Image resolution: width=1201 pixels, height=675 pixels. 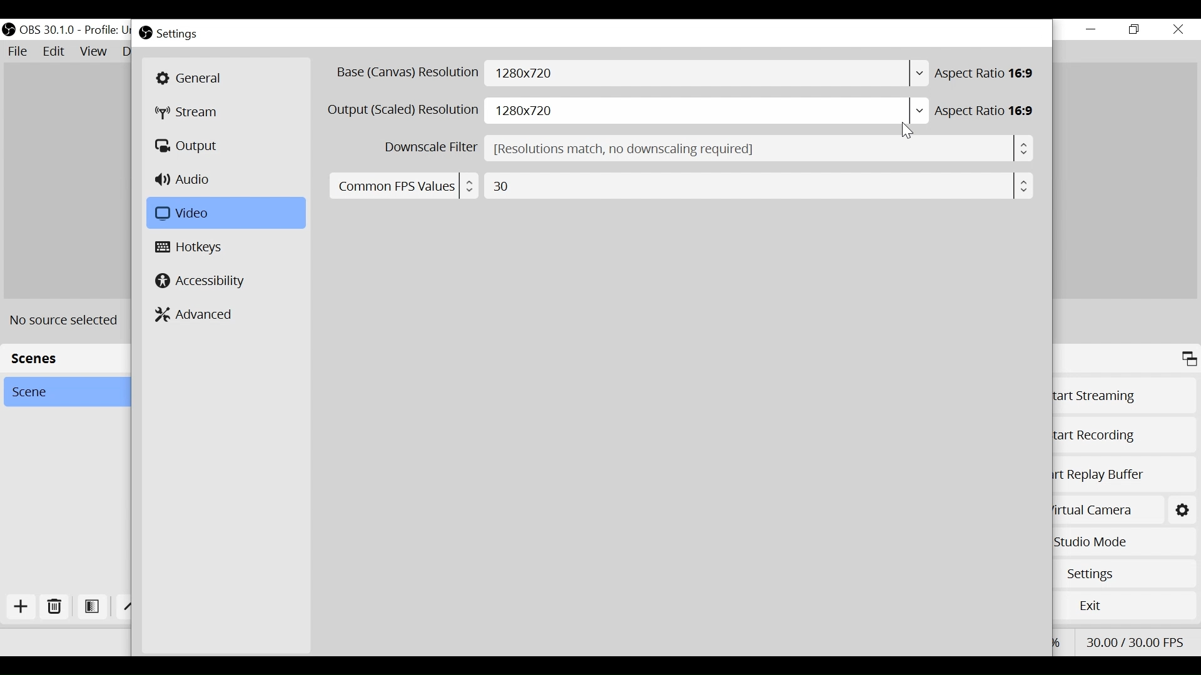 I want to click on OBS Studio Desktop Icon, so click(x=8, y=27).